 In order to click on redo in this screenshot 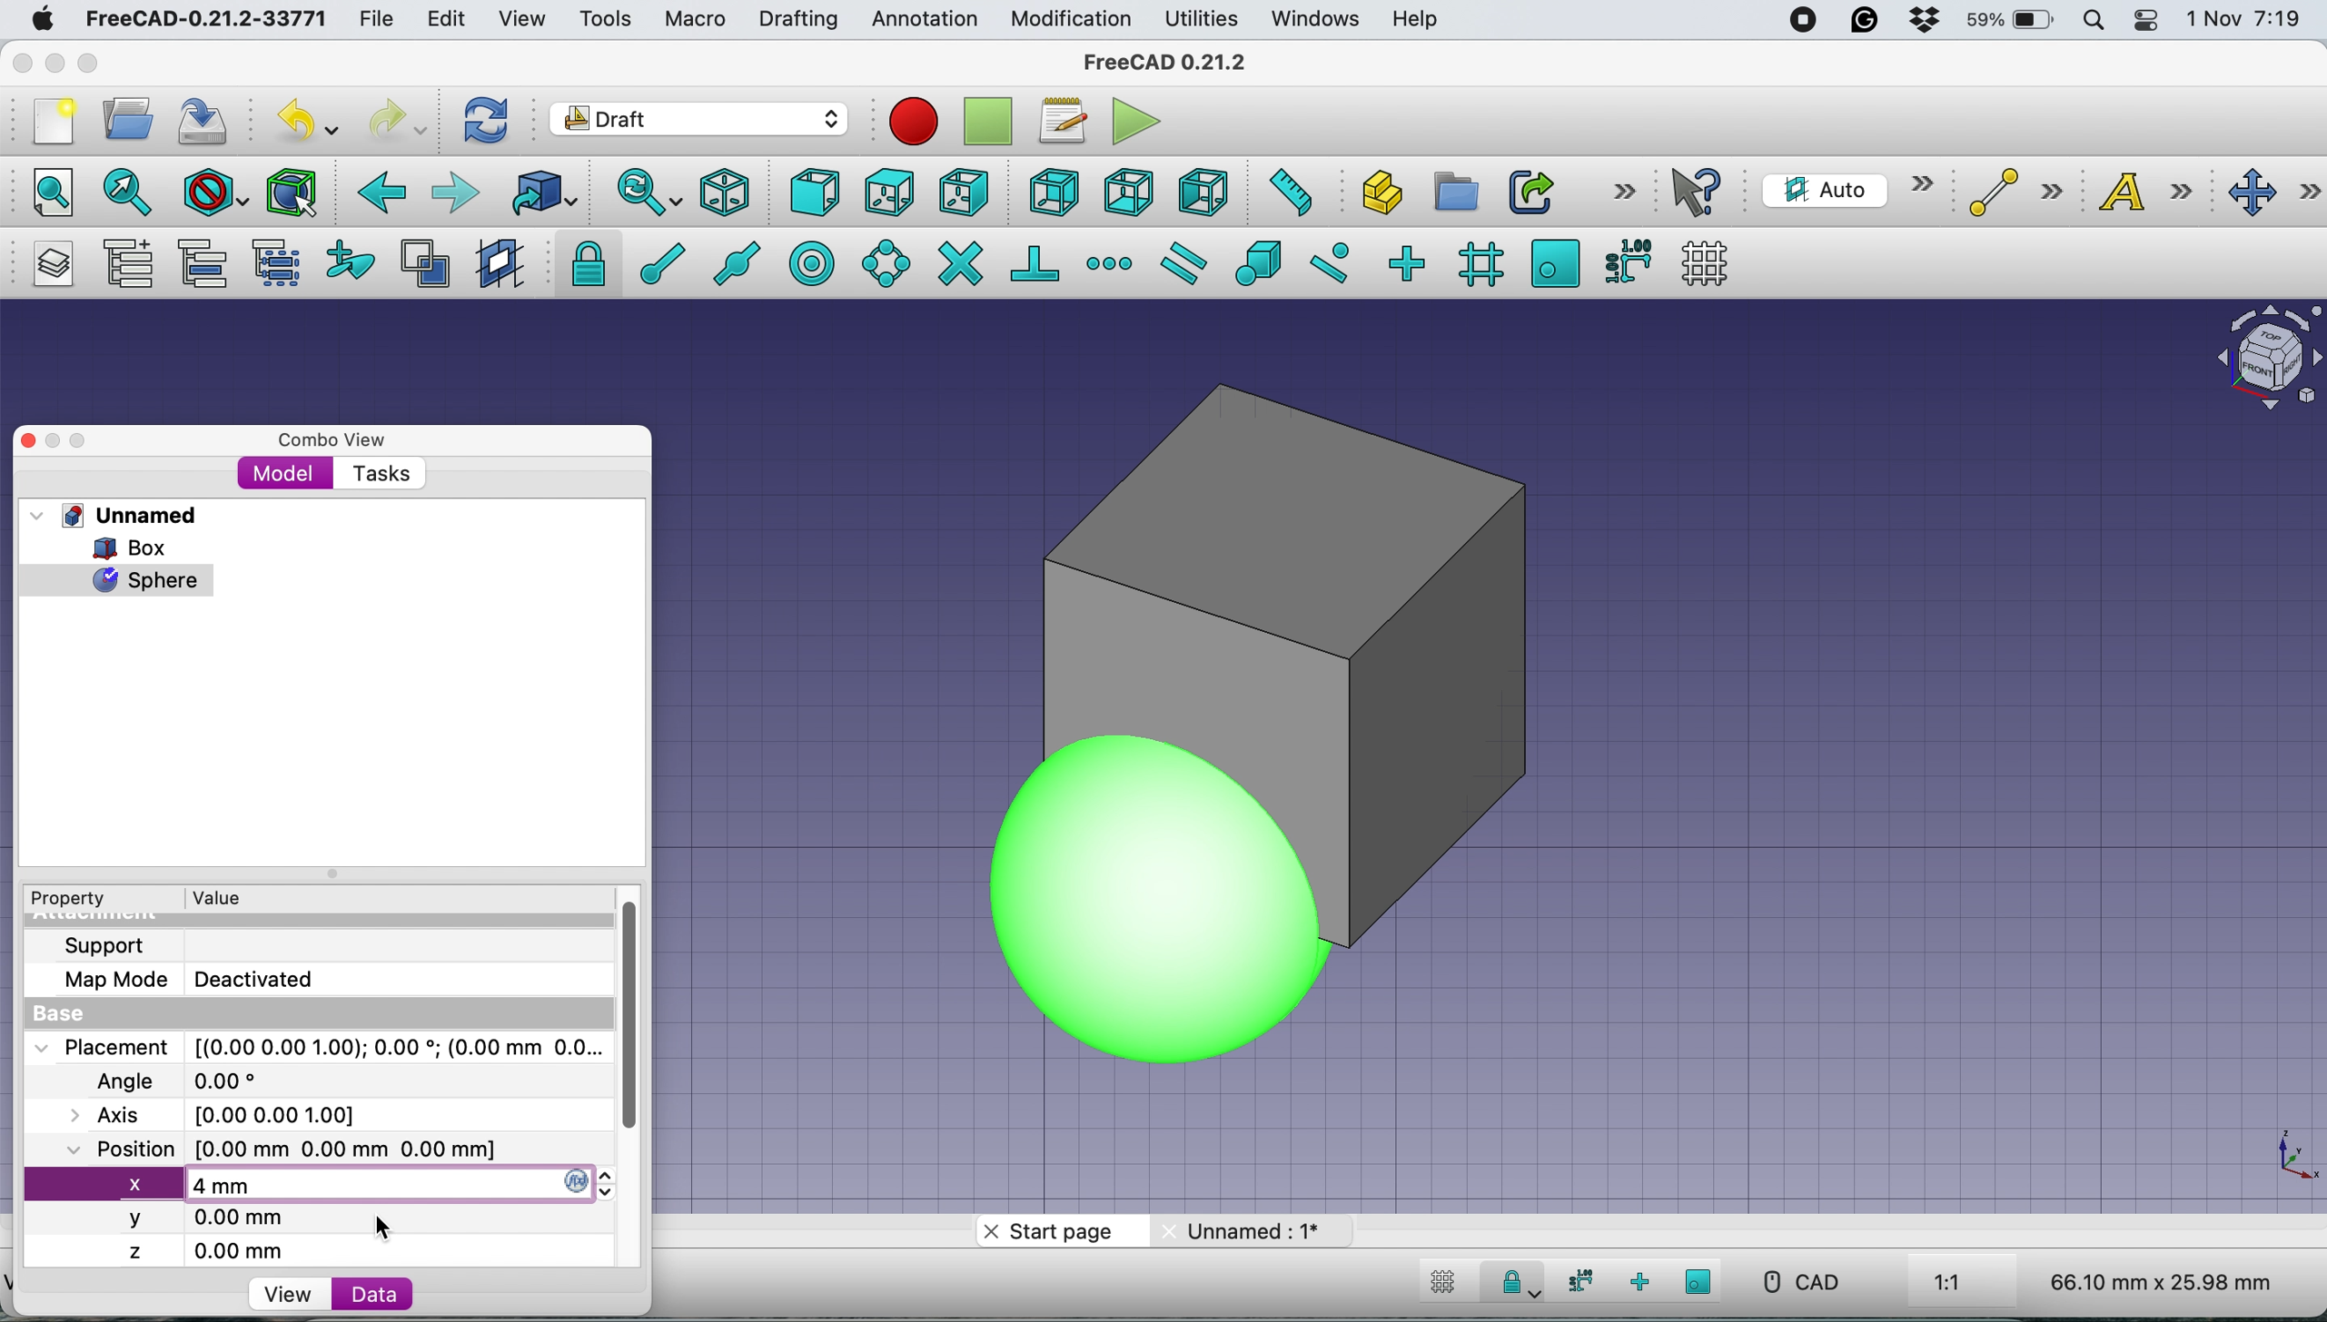, I will do `click(399, 118)`.